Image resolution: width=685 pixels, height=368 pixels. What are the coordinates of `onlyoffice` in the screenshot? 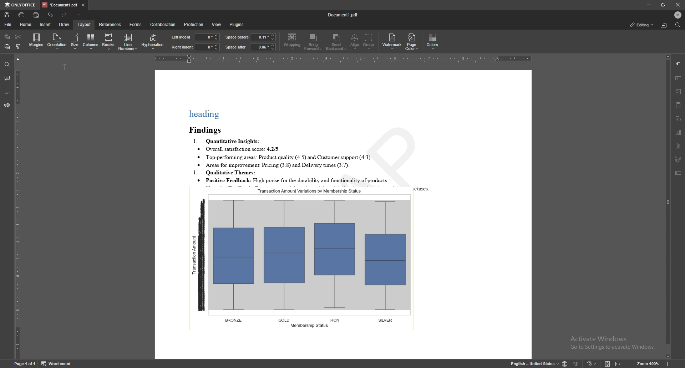 It's located at (21, 5).